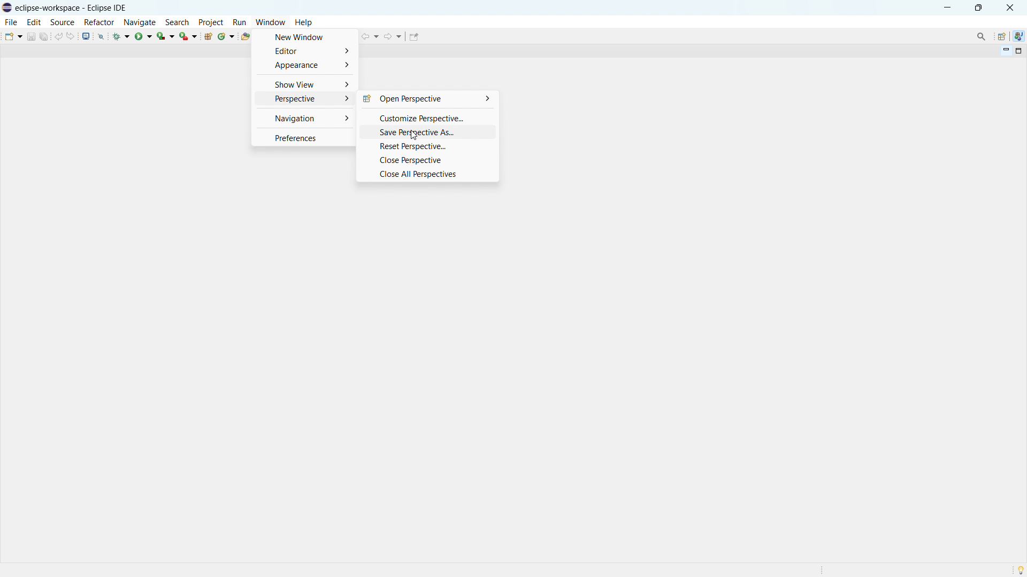  I want to click on open perspective, so click(1001, 36).